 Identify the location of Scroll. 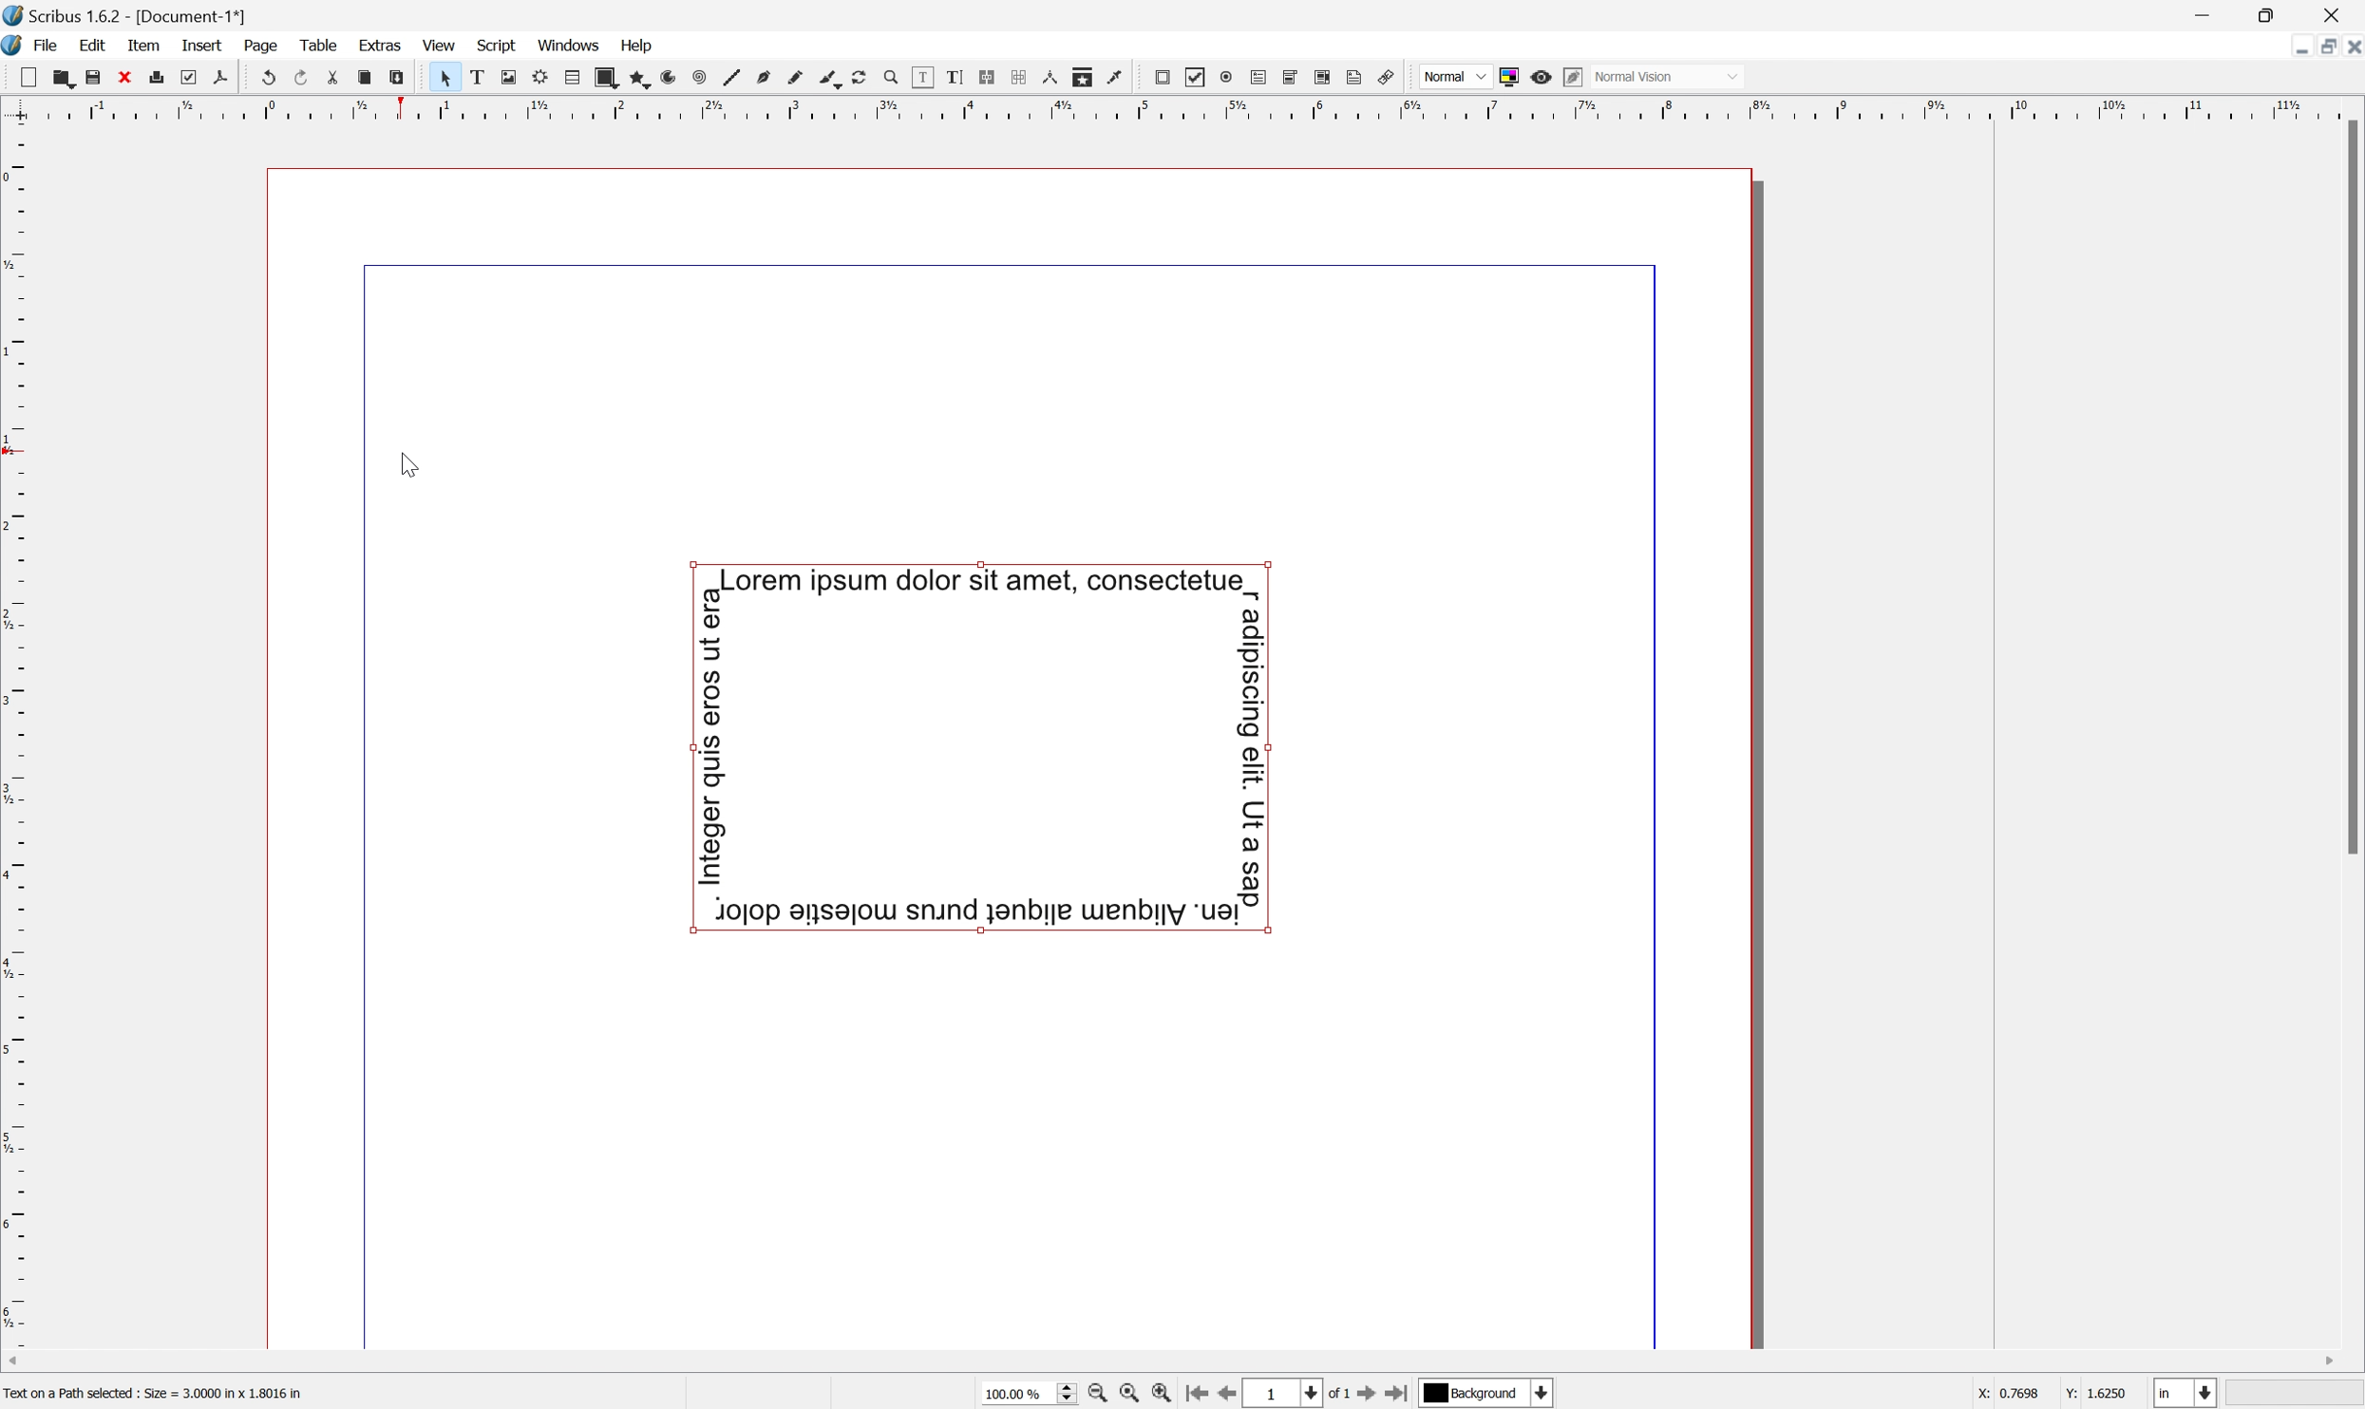
(1174, 1364).